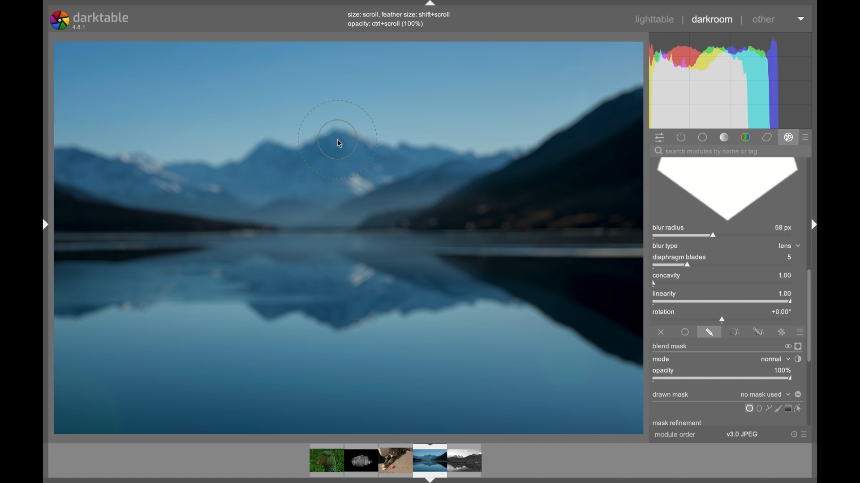  Describe the element at coordinates (801, 409) in the screenshot. I see `select` at that location.